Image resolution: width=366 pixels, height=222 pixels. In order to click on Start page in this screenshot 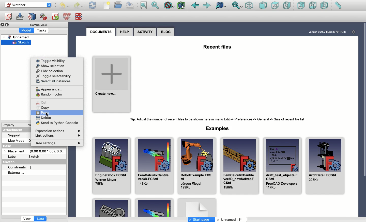, I will do `click(201, 219)`.